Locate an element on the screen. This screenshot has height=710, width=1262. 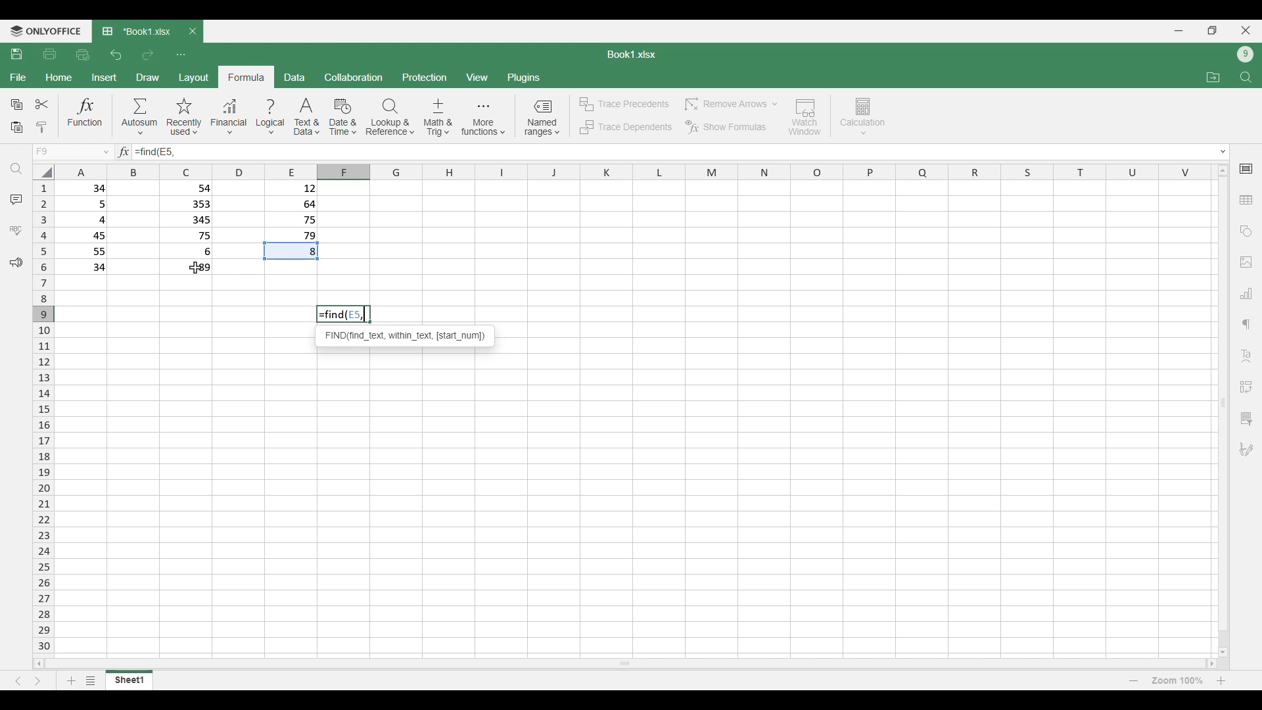
Current tab is located at coordinates (136, 32).